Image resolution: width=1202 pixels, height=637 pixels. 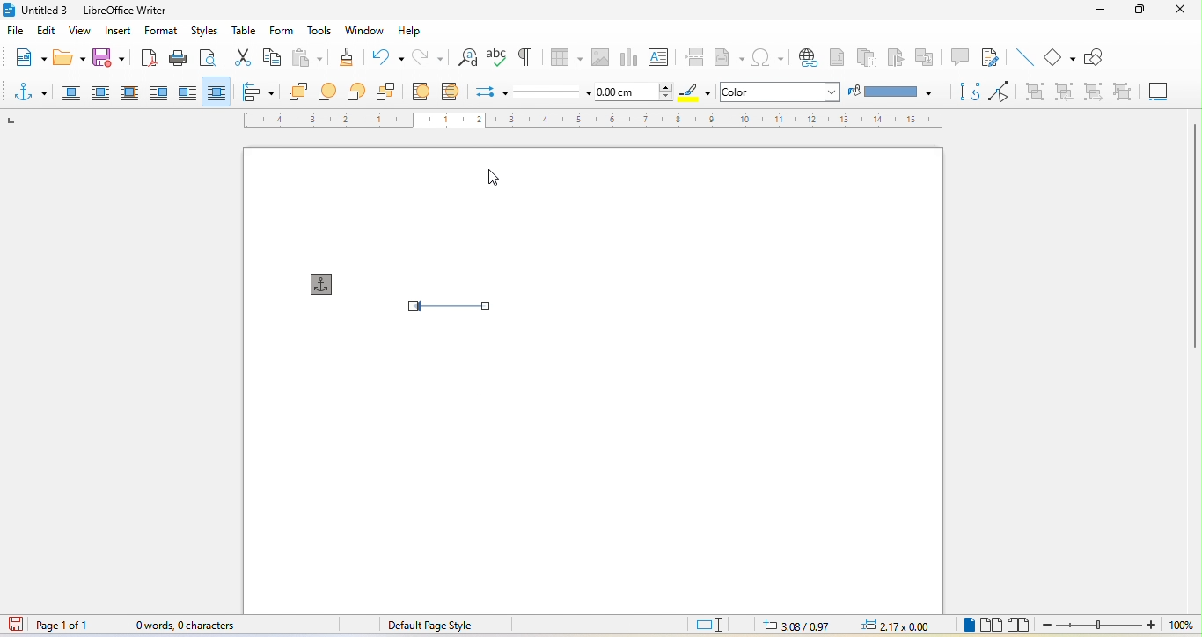 I want to click on undo, so click(x=386, y=55).